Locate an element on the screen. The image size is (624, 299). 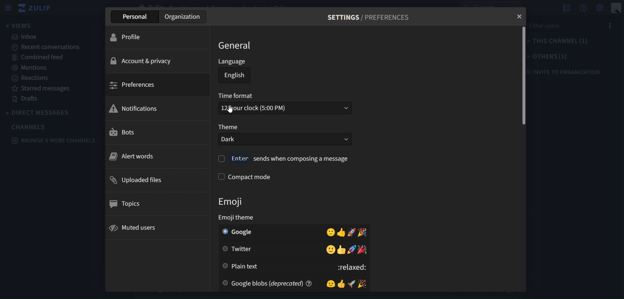
12 hour clock (5:00 PM) is located at coordinates (285, 109).